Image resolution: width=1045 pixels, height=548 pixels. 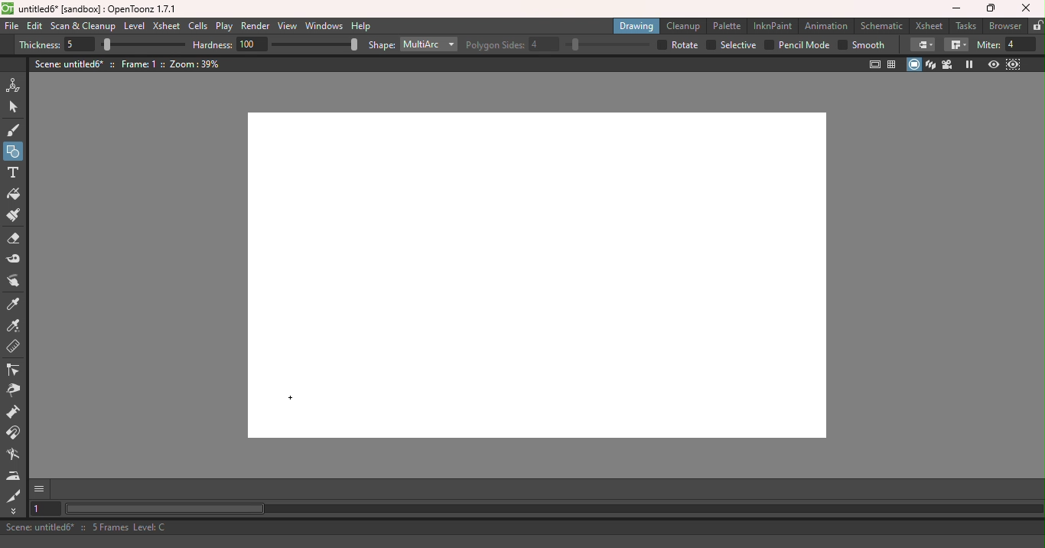 What do you see at coordinates (288, 26) in the screenshot?
I see `View` at bounding box center [288, 26].